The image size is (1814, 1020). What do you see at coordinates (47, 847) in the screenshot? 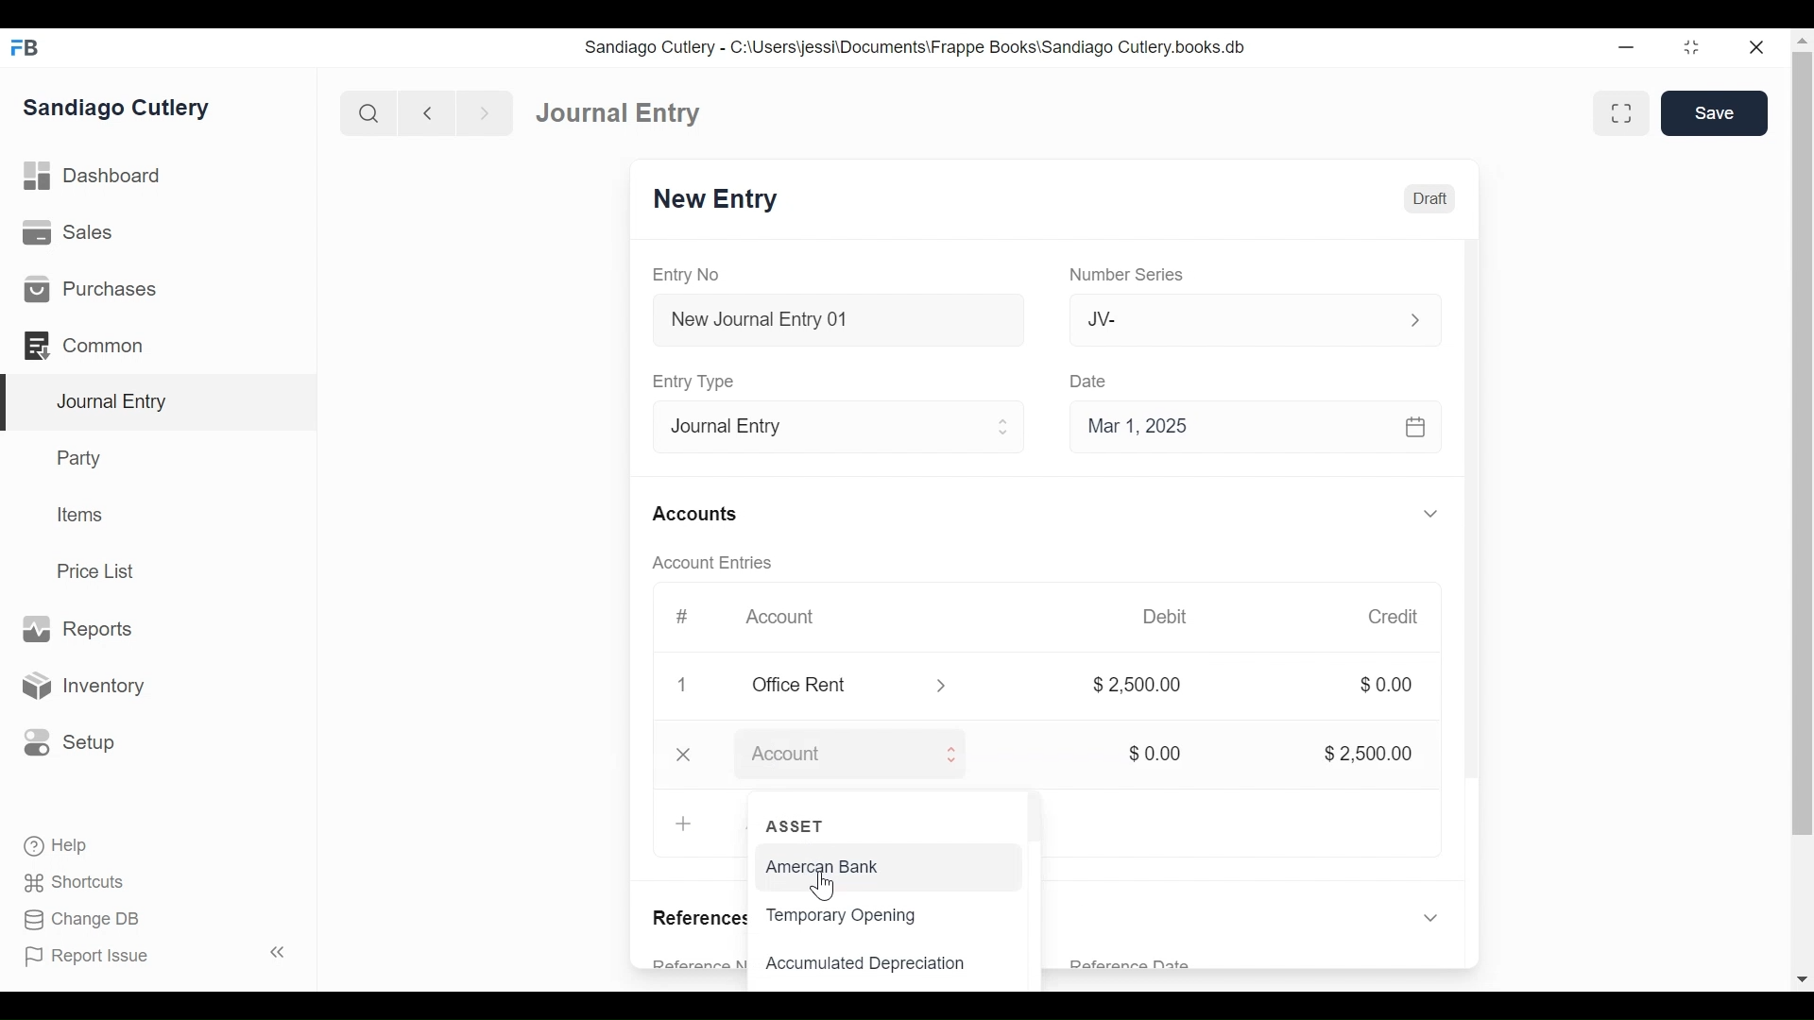
I see `Help` at bounding box center [47, 847].